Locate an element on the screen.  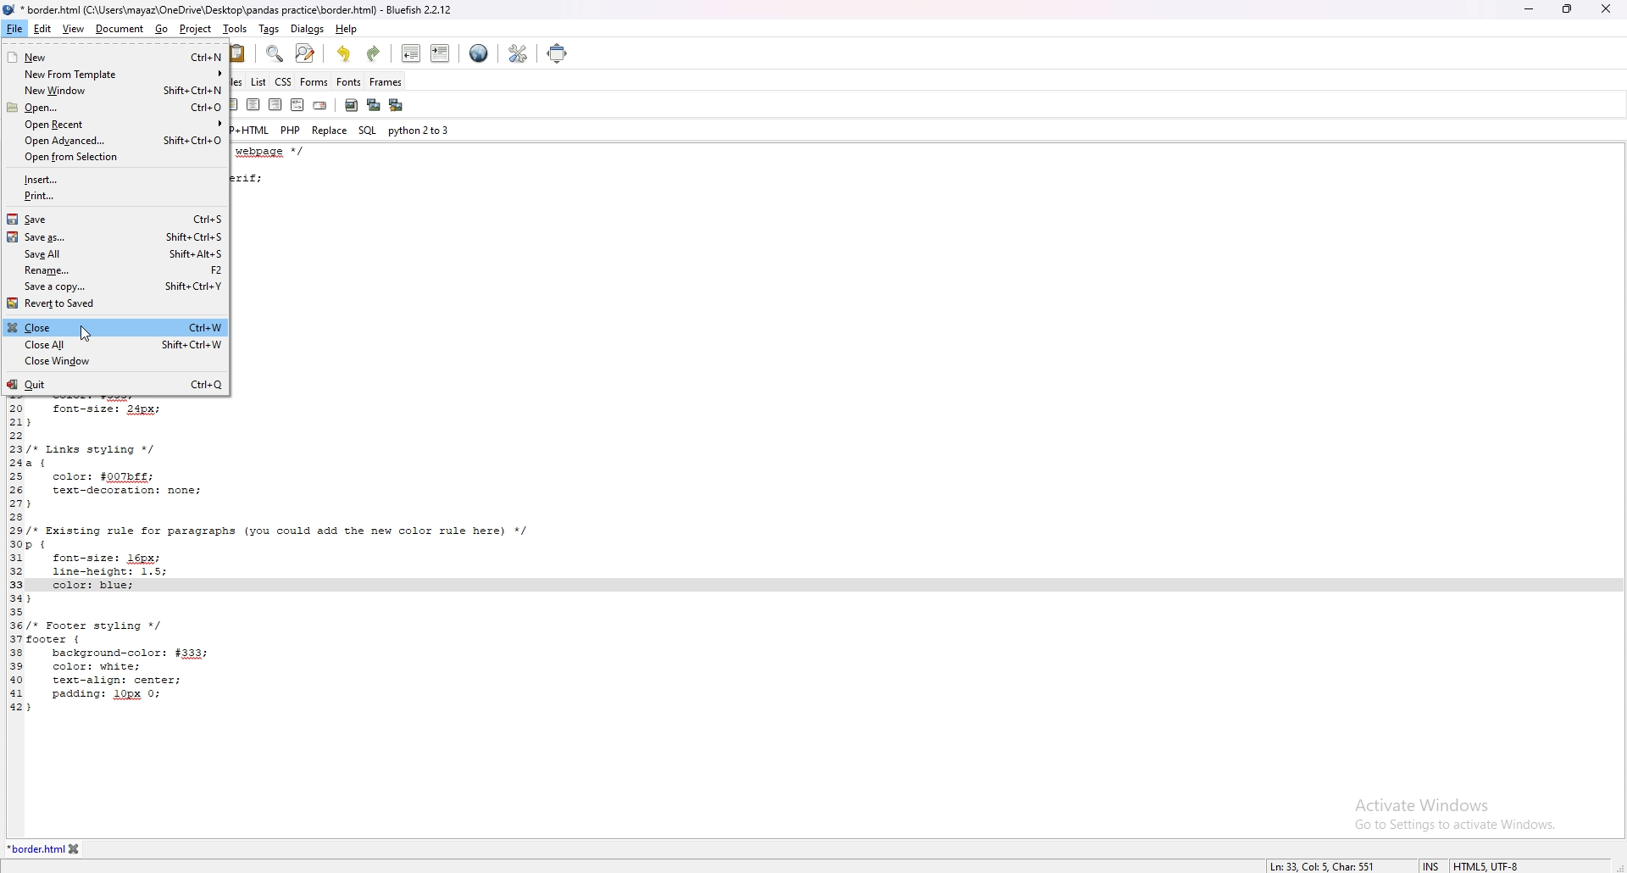
view is located at coordinates (75, 28).